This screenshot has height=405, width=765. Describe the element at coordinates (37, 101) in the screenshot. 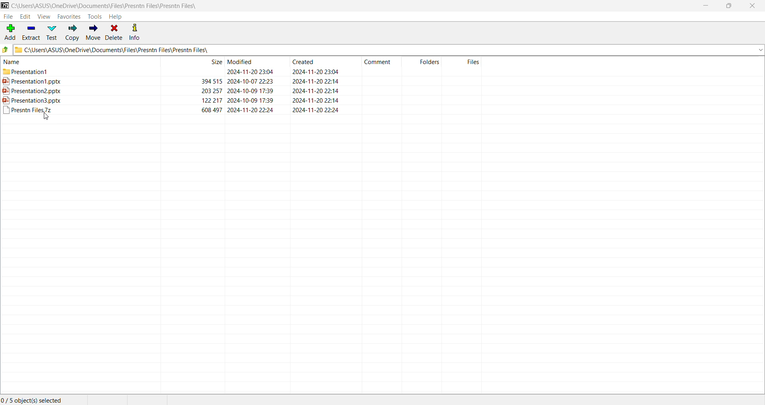

I see ` Presentation3.pptx` at that location.